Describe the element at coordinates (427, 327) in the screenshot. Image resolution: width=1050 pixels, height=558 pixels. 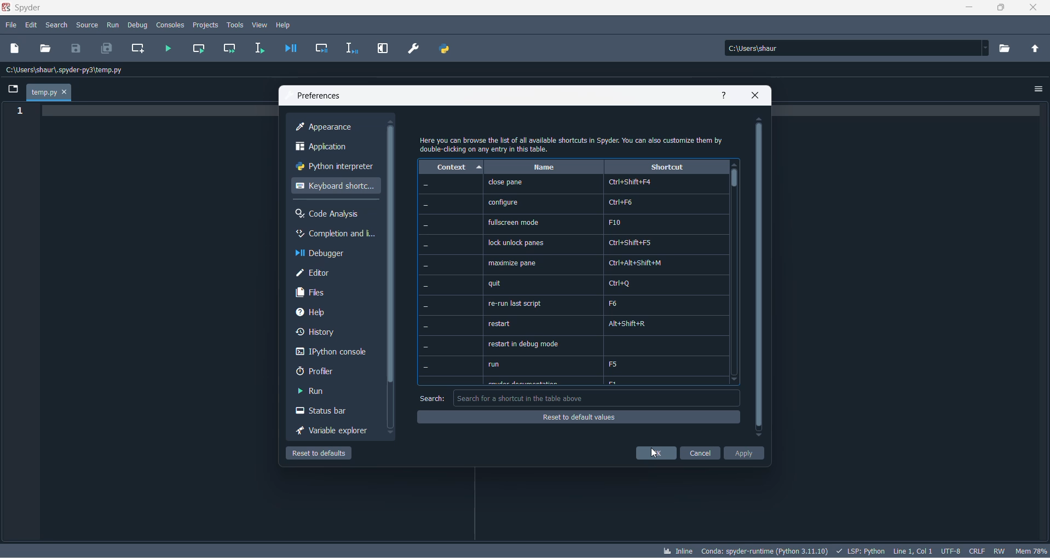
I see `-` at that location.